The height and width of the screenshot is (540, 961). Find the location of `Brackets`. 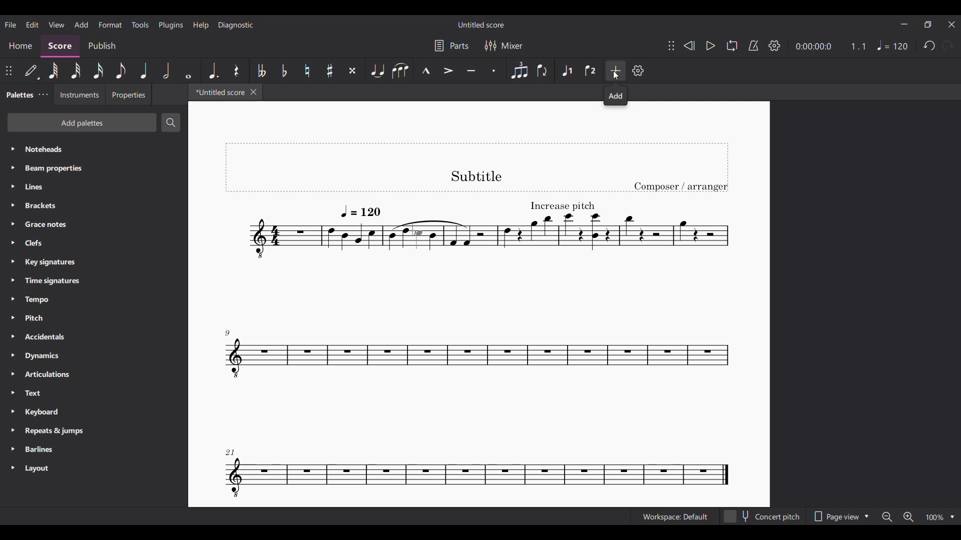

Brackets is located at coordinates (95, 205).